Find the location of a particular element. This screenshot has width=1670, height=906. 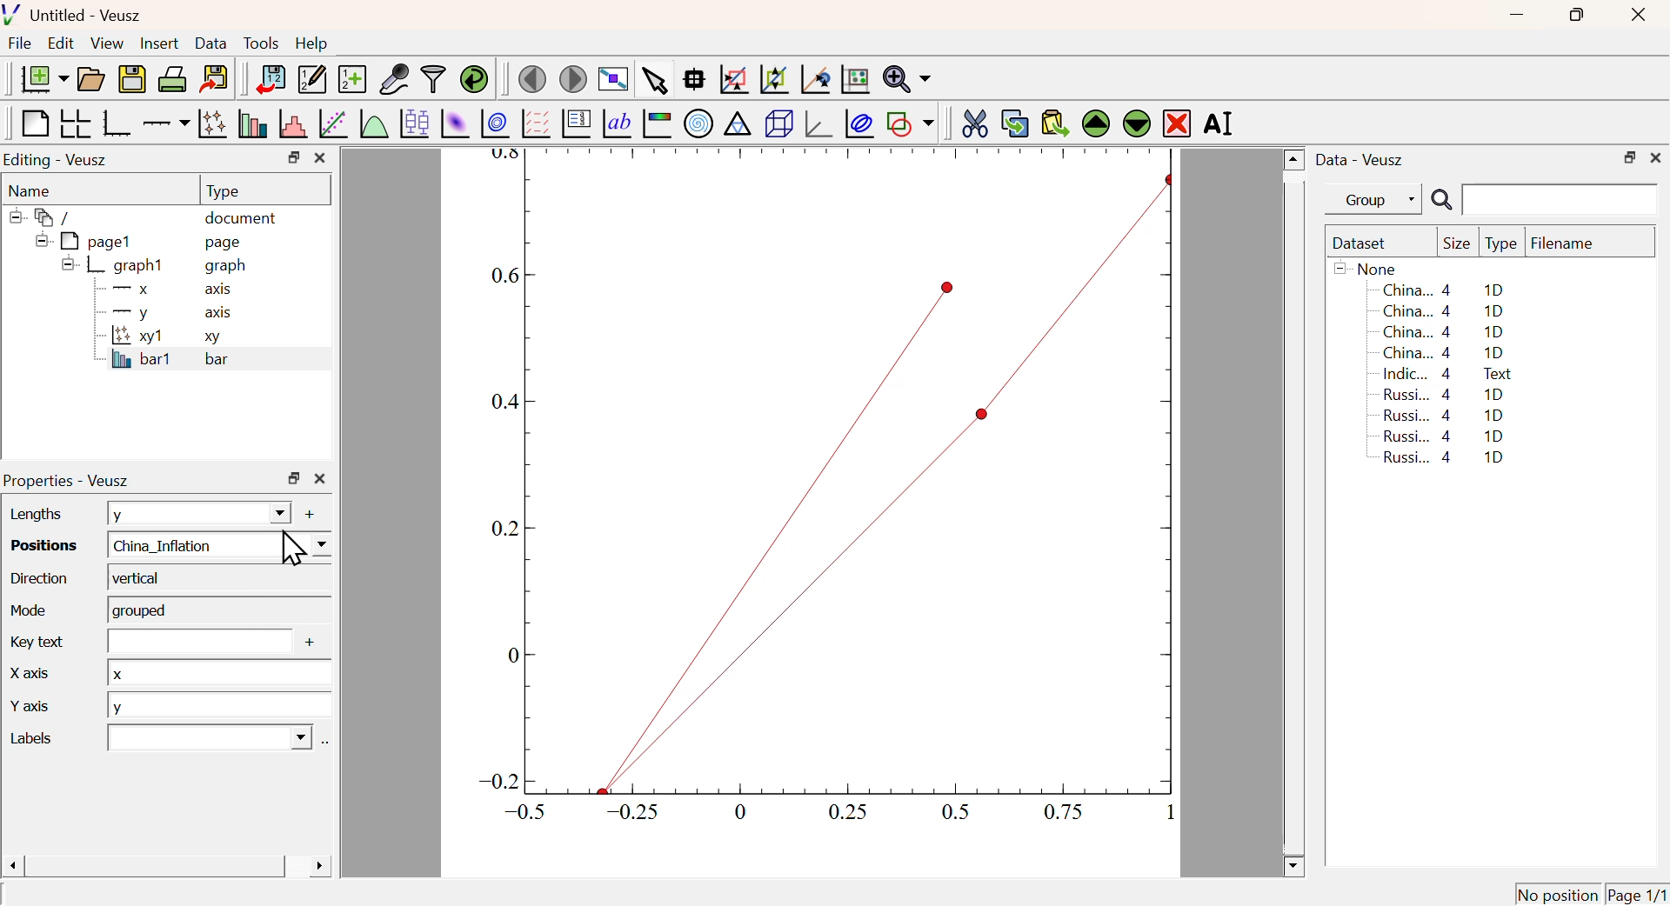

Move Up is located at coordinates (1098, 124).